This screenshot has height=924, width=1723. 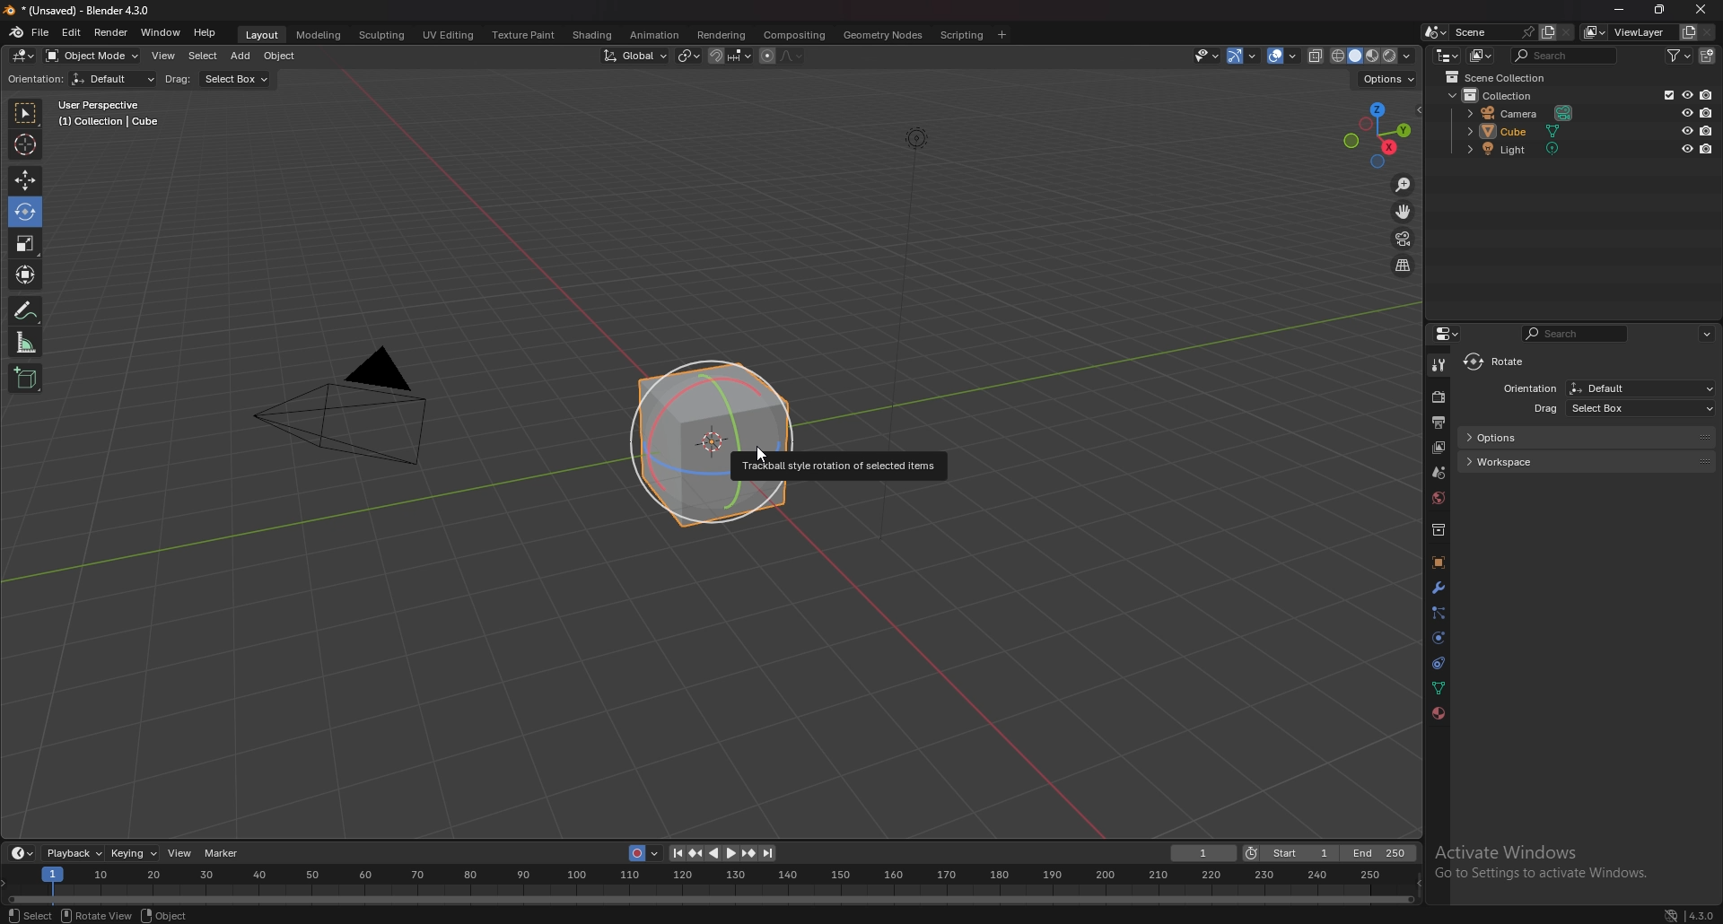 I want to click on search, so click(x=1566, y=56).